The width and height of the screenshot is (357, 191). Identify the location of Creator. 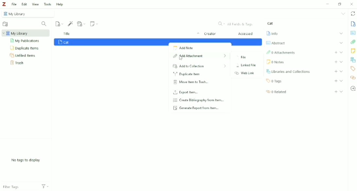
(210, 34).